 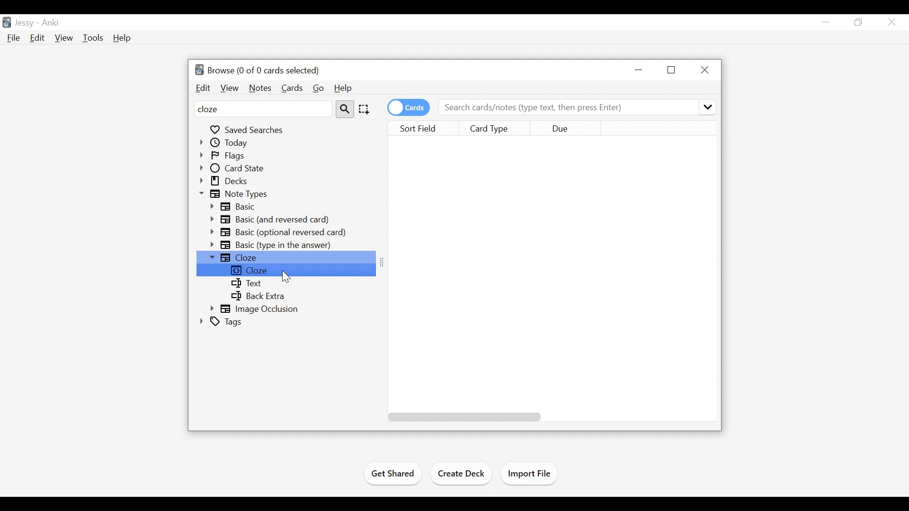 What do you see at coordinates (273, 245) in the screenshot?
I see `Basic (type in the answer)` at bounding box center [273, 245].